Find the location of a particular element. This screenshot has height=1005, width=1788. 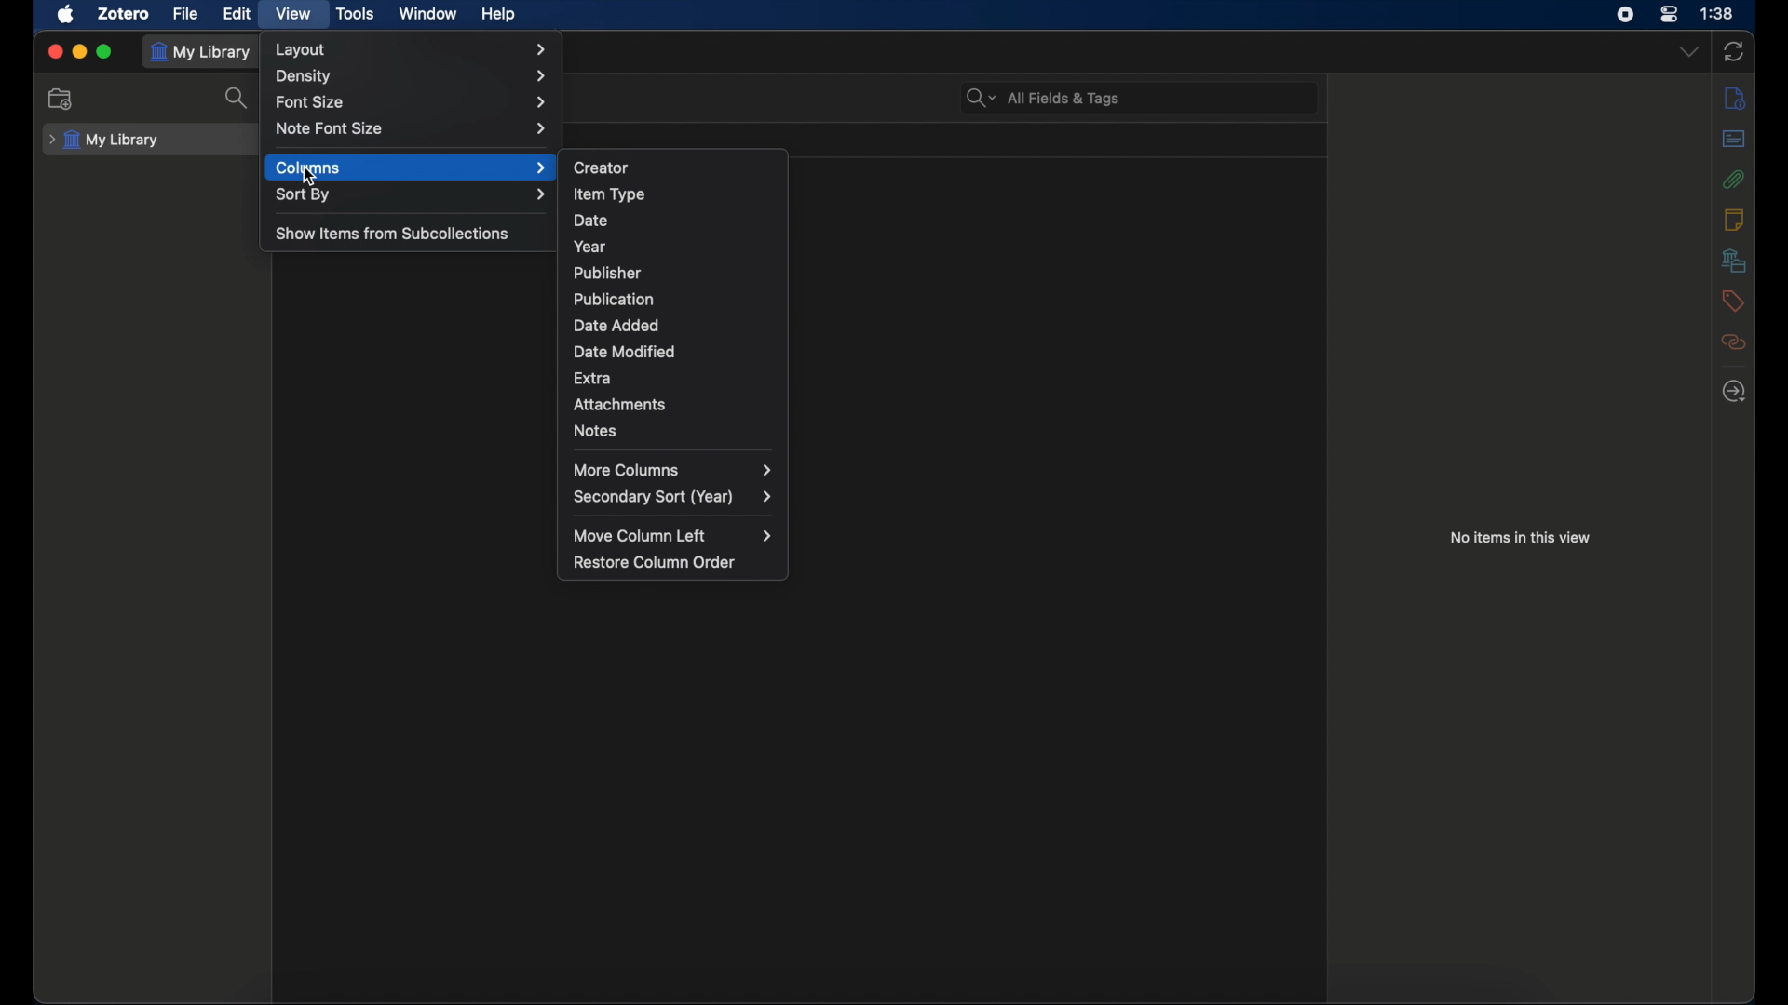

zotero is located at coordinates (124, 14).